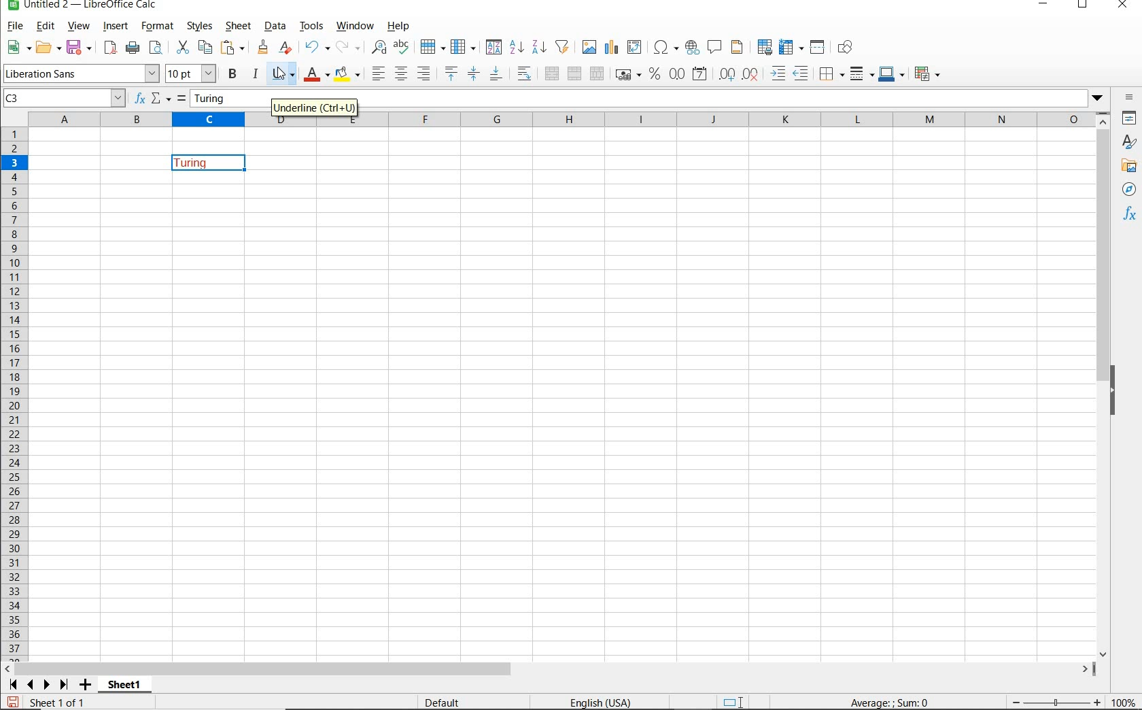  Describe the element at coordinates (1125, 6) in the screenshot. I see `CLOSE` at that location.